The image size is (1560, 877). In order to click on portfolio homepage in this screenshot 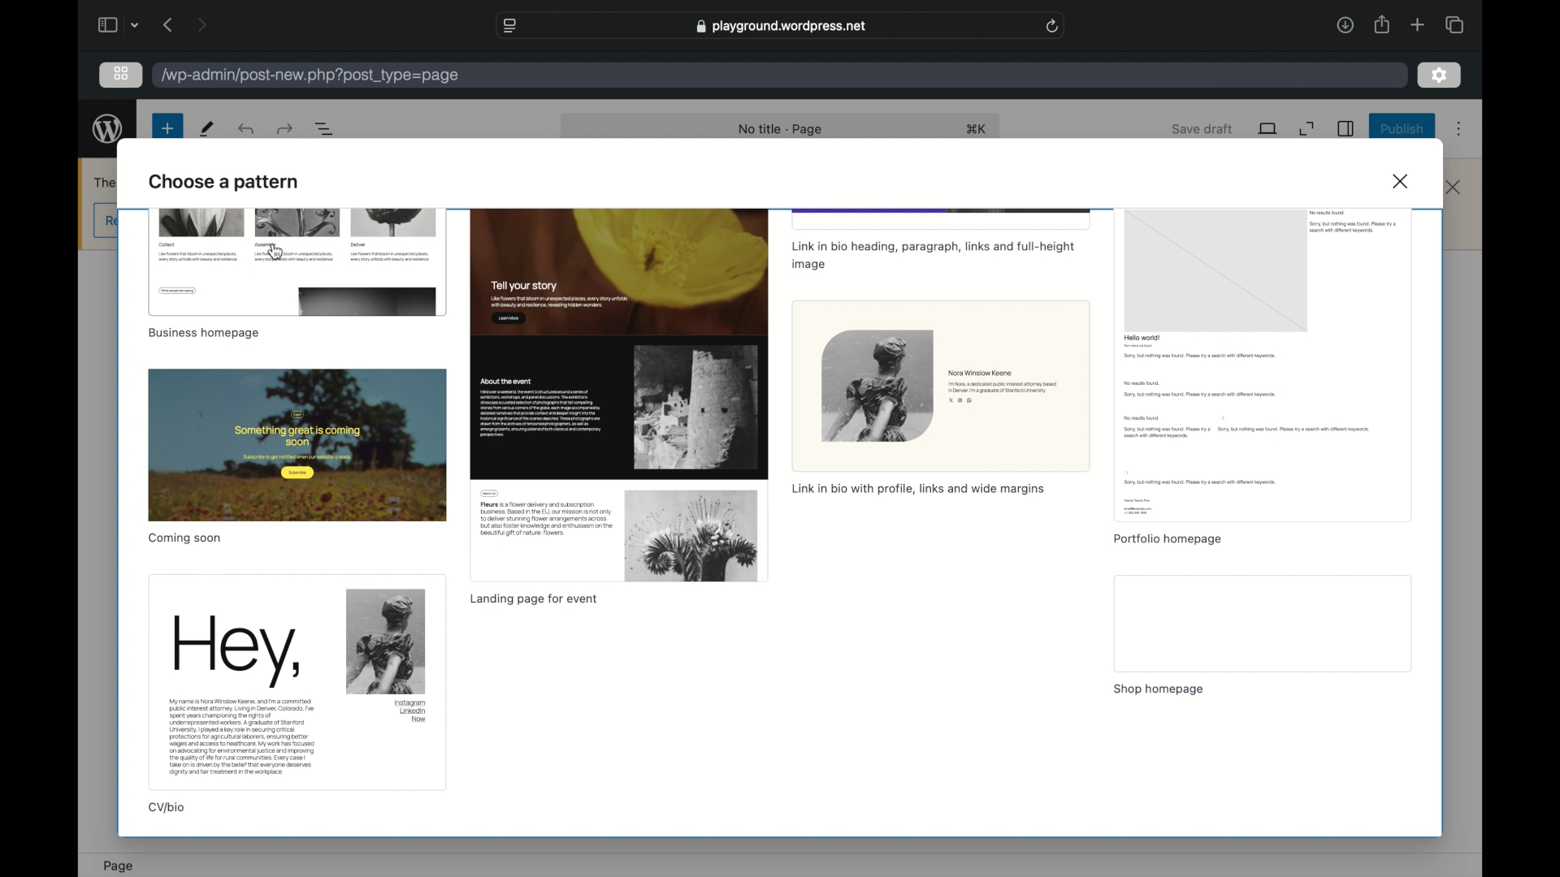, I will do `click(1167, 539)`.